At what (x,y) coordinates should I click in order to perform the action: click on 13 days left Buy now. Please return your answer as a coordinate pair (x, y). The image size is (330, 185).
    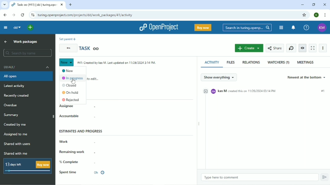
    Looking at the image, I should click on (27, 166).